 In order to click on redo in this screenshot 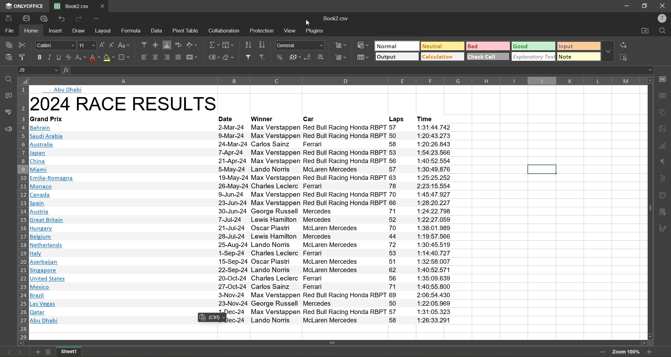, I will do `click(79, 19)`.